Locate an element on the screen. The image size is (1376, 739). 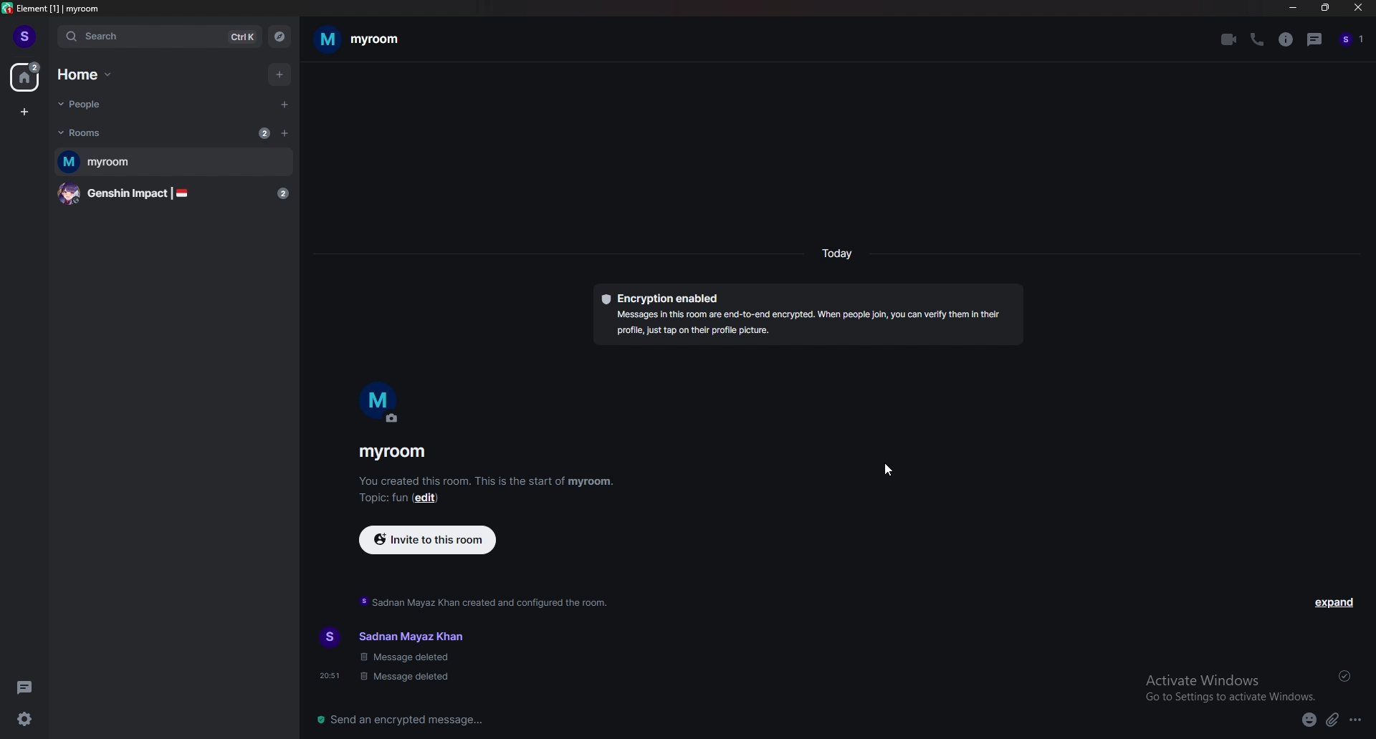
search ctrl k is located at coordinates (160, 37).